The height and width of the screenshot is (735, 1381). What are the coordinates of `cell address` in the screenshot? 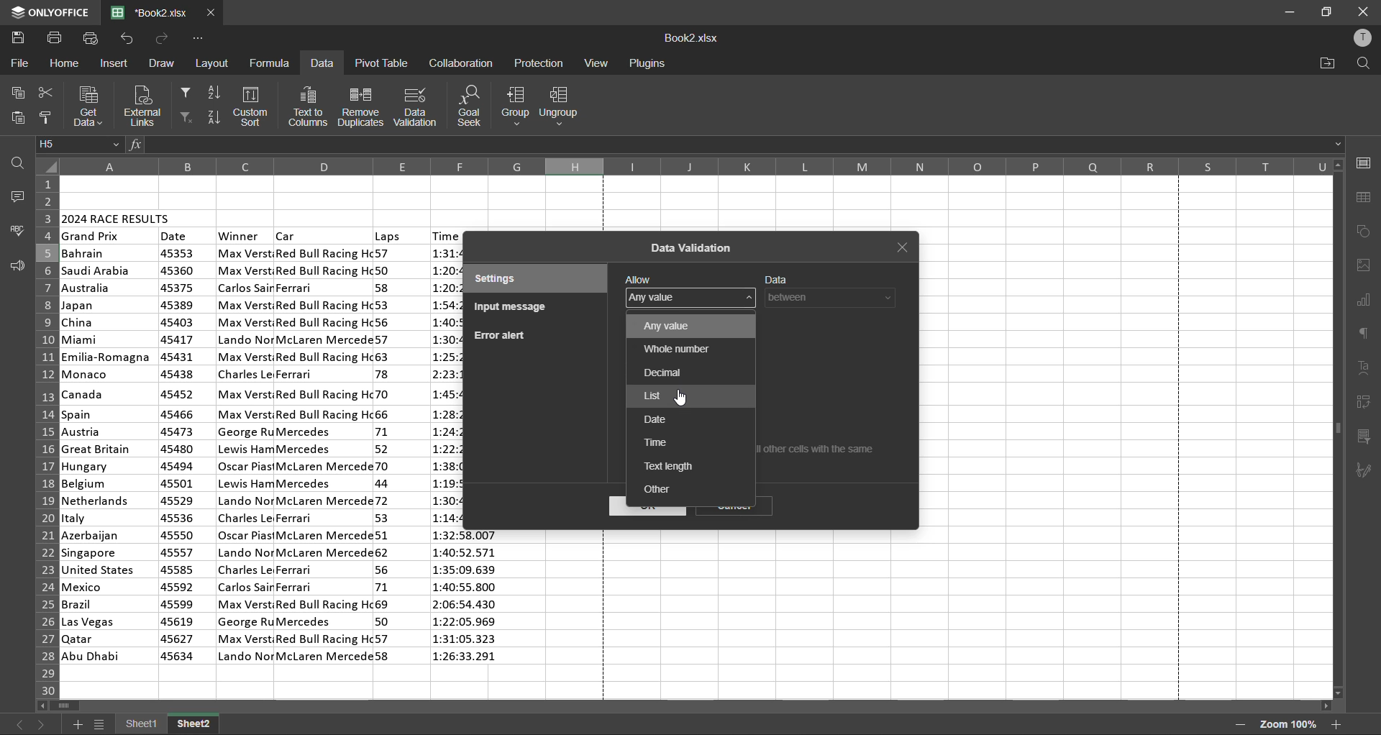 It's located at (80, 145).